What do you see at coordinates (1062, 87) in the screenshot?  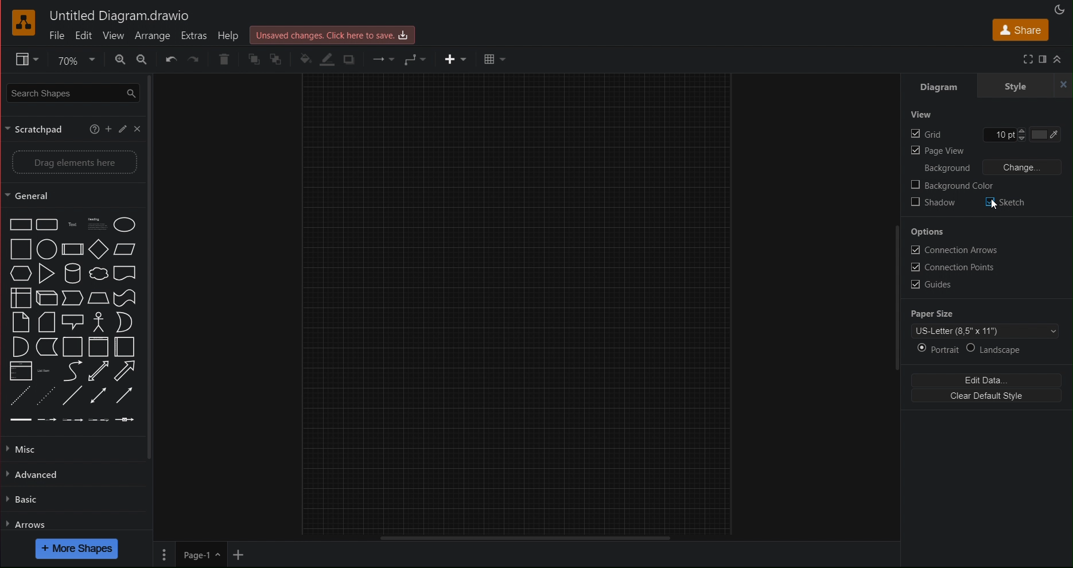 I see `close` at bounding box center [1062, 87].